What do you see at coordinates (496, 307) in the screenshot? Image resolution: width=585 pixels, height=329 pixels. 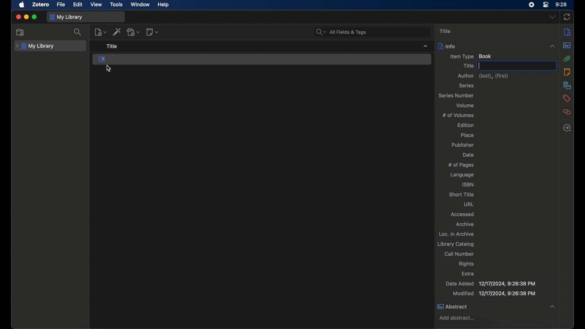 I see `abstract` at bounding box center [496, 307].